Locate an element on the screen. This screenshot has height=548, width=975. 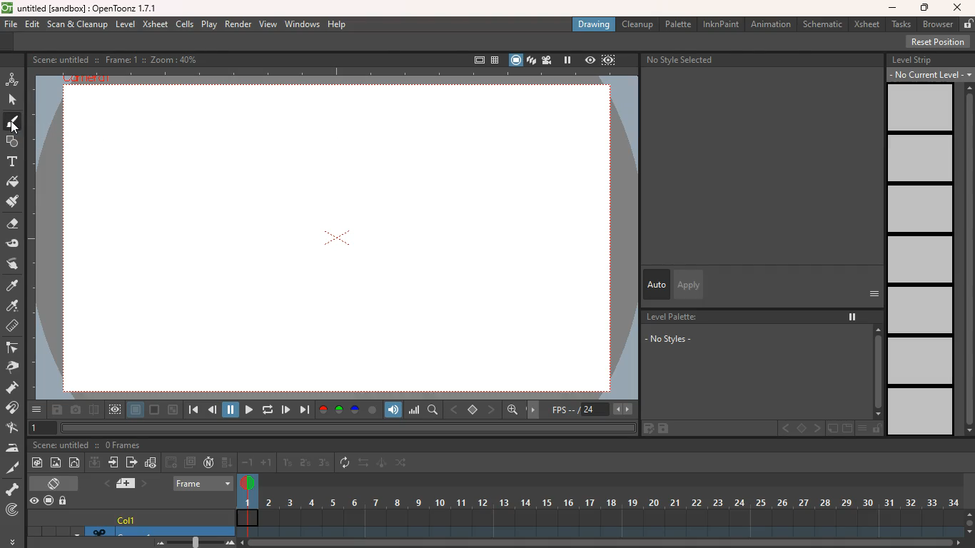
xsheet is located at coordinates (867, 25).